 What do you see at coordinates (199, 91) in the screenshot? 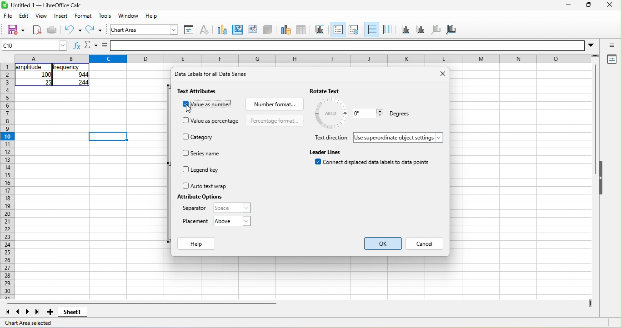
I see `text attributes` at bounding box center [199, 91].